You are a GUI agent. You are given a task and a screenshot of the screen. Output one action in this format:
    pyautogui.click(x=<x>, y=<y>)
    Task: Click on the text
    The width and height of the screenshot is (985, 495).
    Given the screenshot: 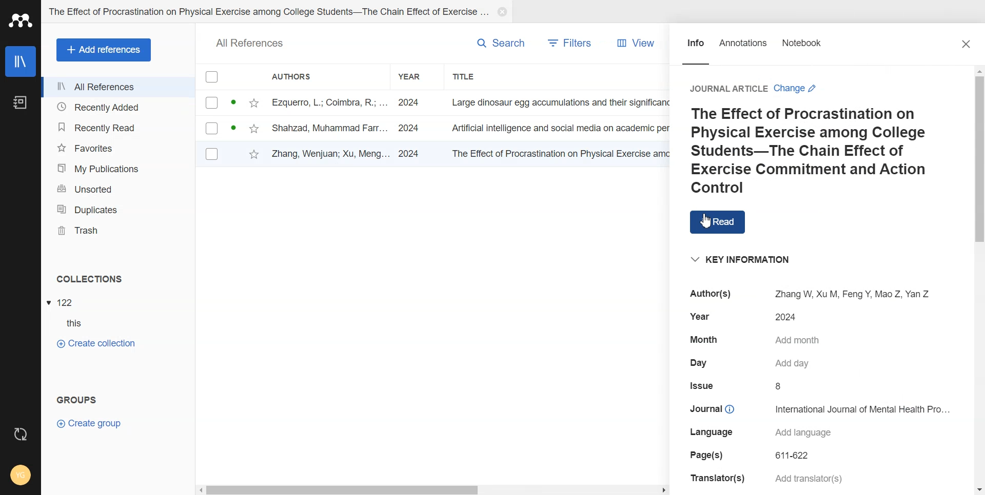 What is the action you would take?
    pyautogui.click(x=556, y=128)
    